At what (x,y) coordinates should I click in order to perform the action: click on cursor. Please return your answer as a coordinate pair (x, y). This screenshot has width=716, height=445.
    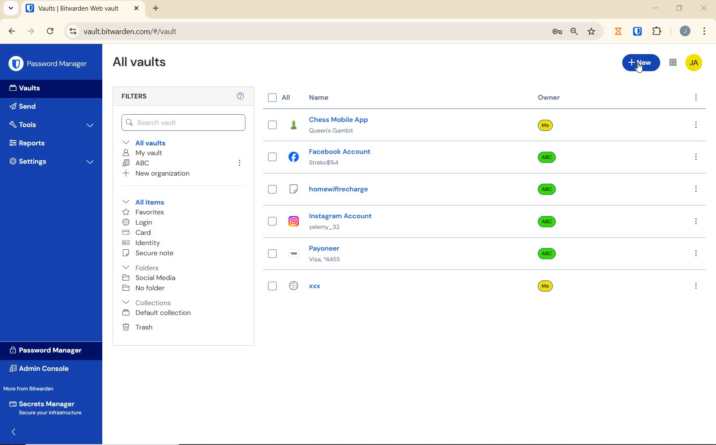
    Looking at the image, I should click on (639, 69).